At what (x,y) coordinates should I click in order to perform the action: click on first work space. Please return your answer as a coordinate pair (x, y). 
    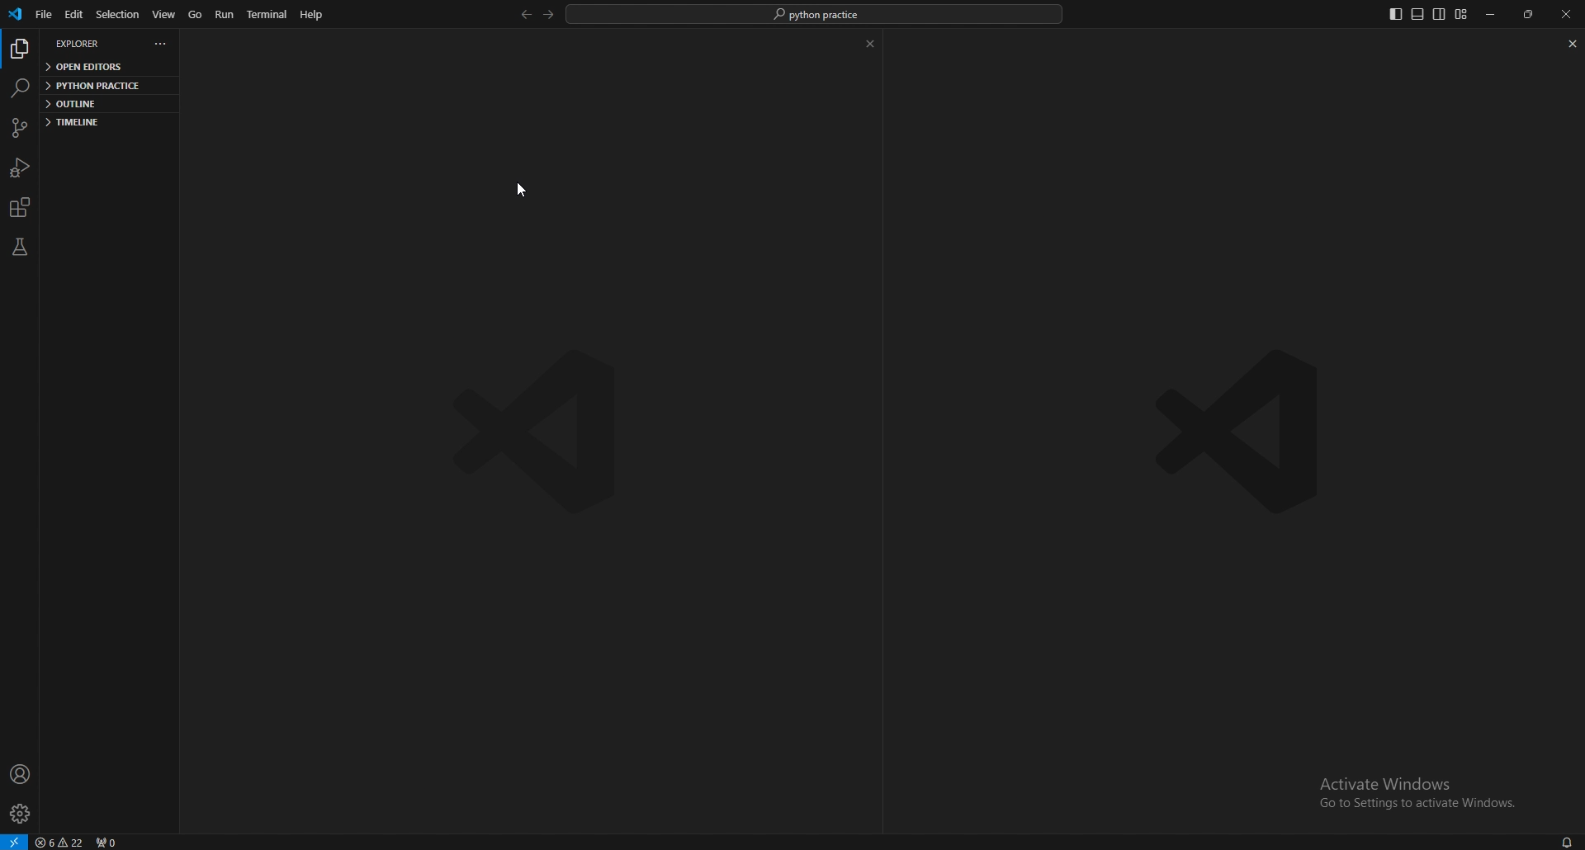
    Looking at the image, I should click on (527, 373).